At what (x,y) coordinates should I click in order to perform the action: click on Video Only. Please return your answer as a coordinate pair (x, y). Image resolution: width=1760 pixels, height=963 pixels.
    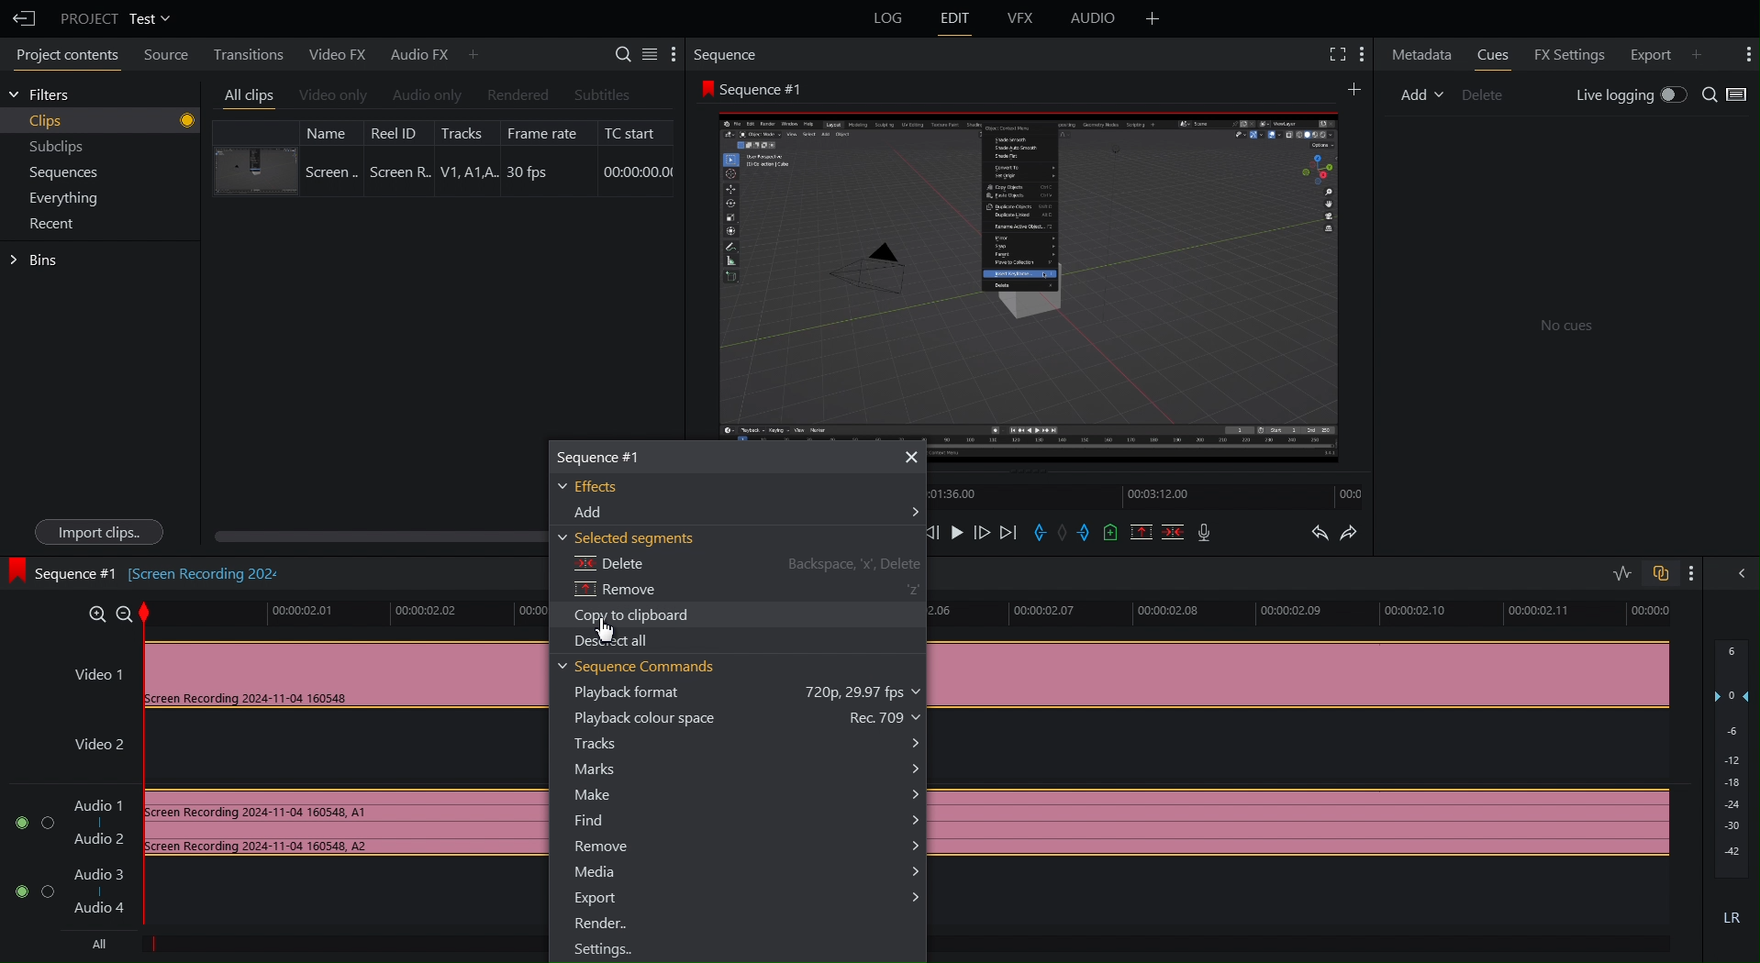
    Looking at the image, I should click on (333, 94).